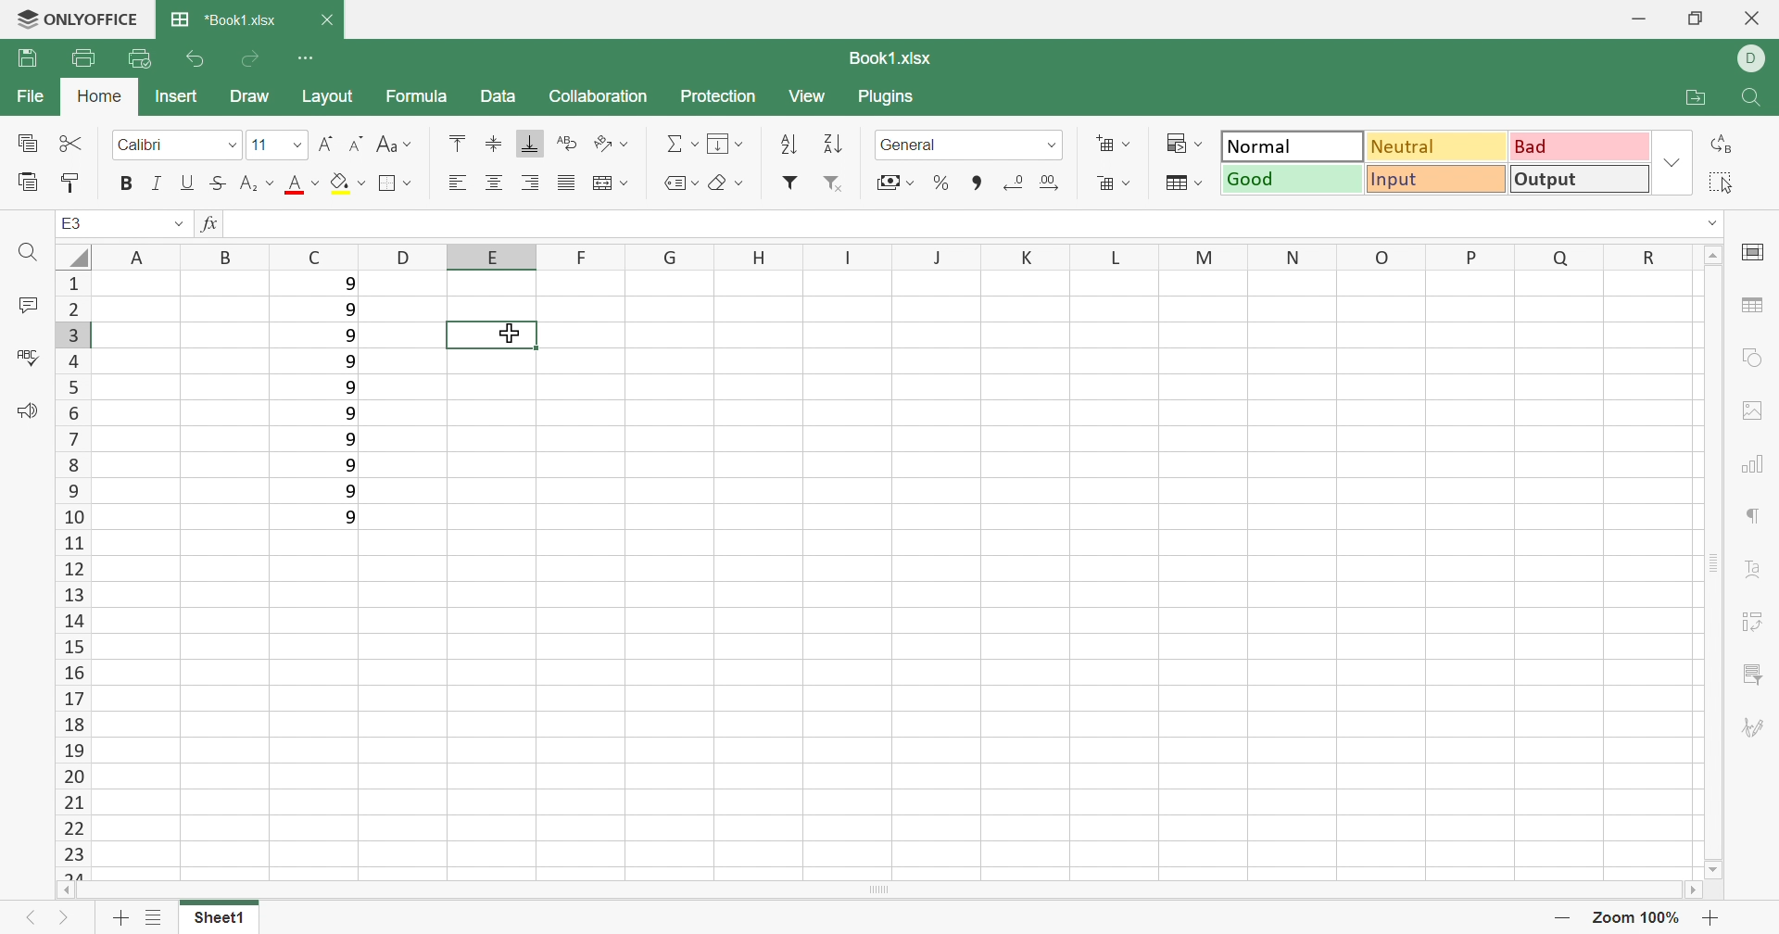  I want to click on 9, so click(351, 333).